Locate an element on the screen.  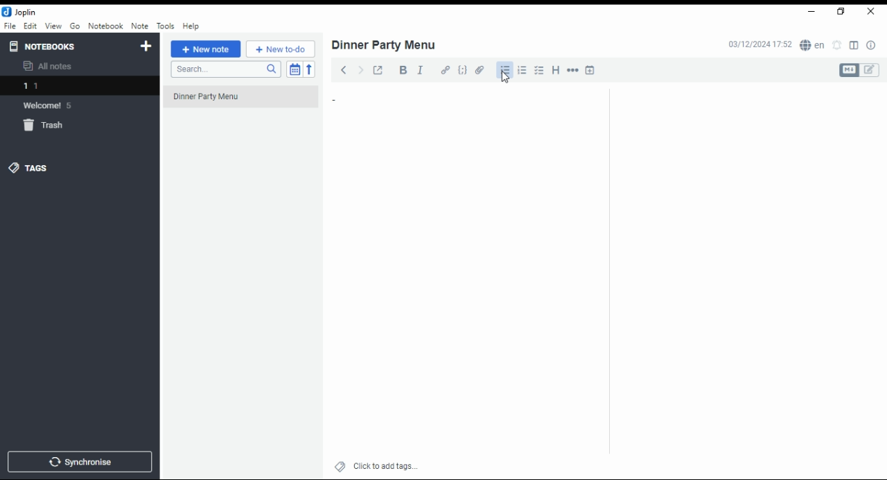
numbered list is located at coordinates (524, 70).